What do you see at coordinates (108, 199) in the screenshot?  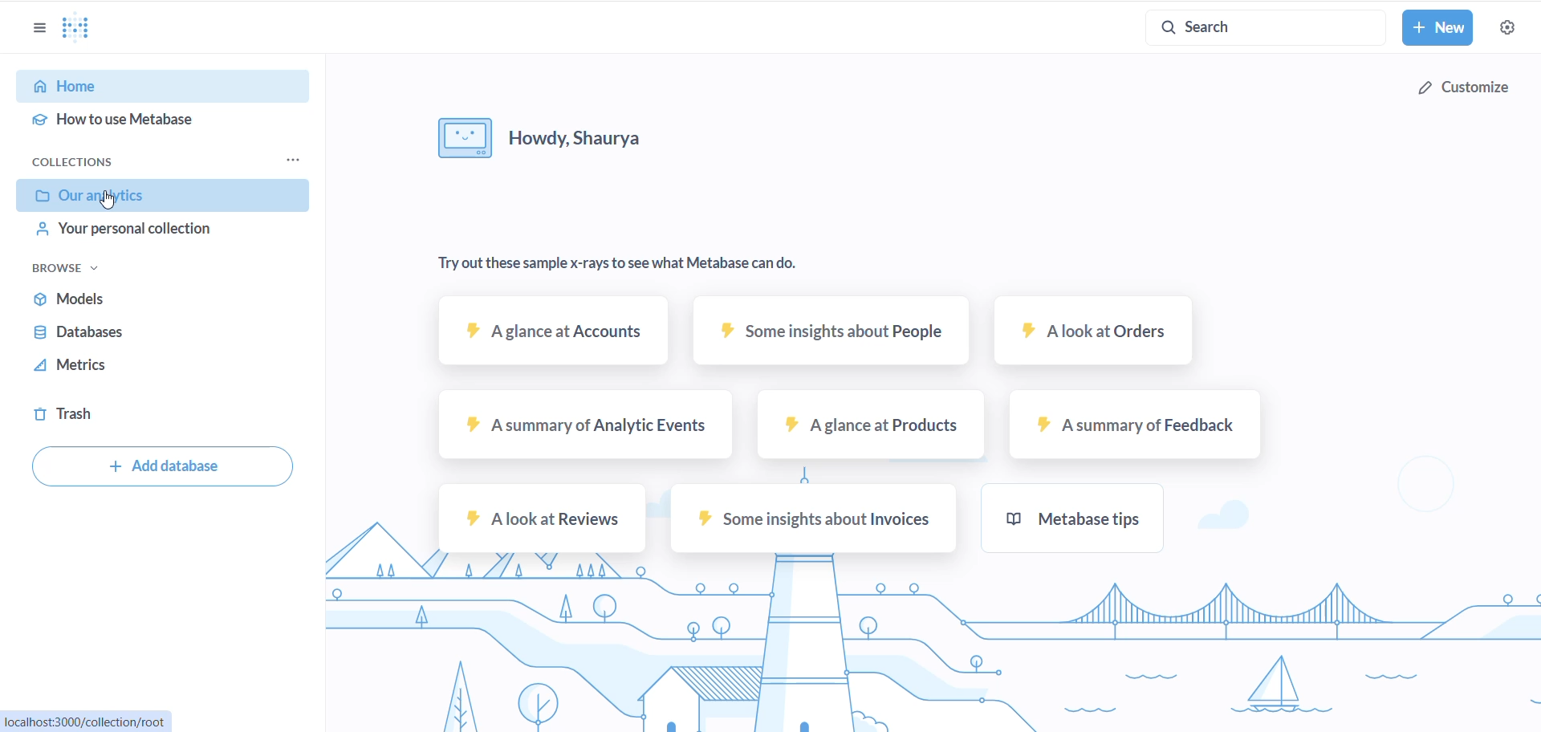 I see `cursor` at bounding box center [108, 199].